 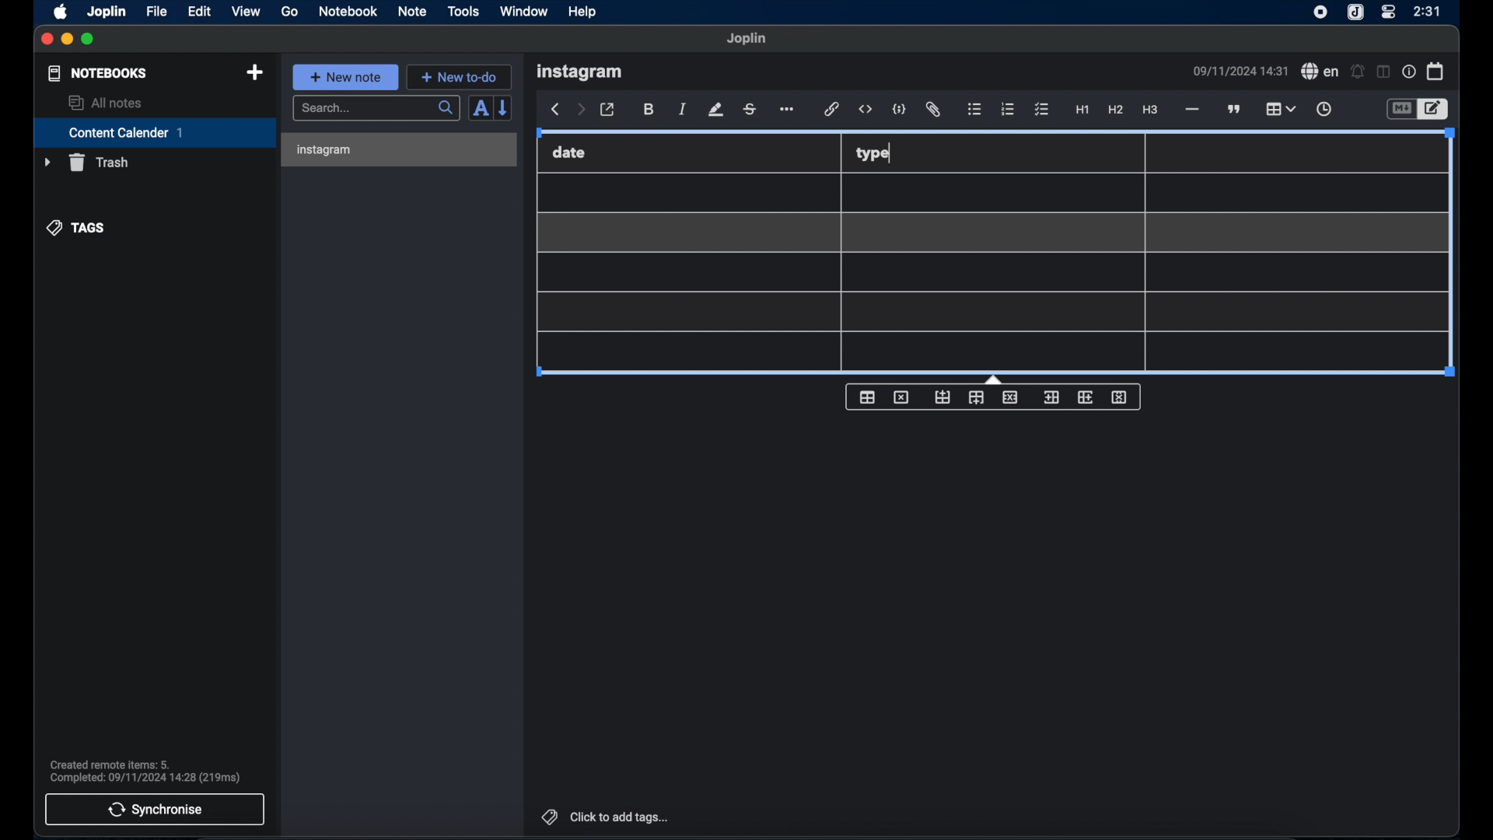 What do you see at coordinates (66, 40) in the screenshot?
I see `minimize` at bounding box center [66, 40].